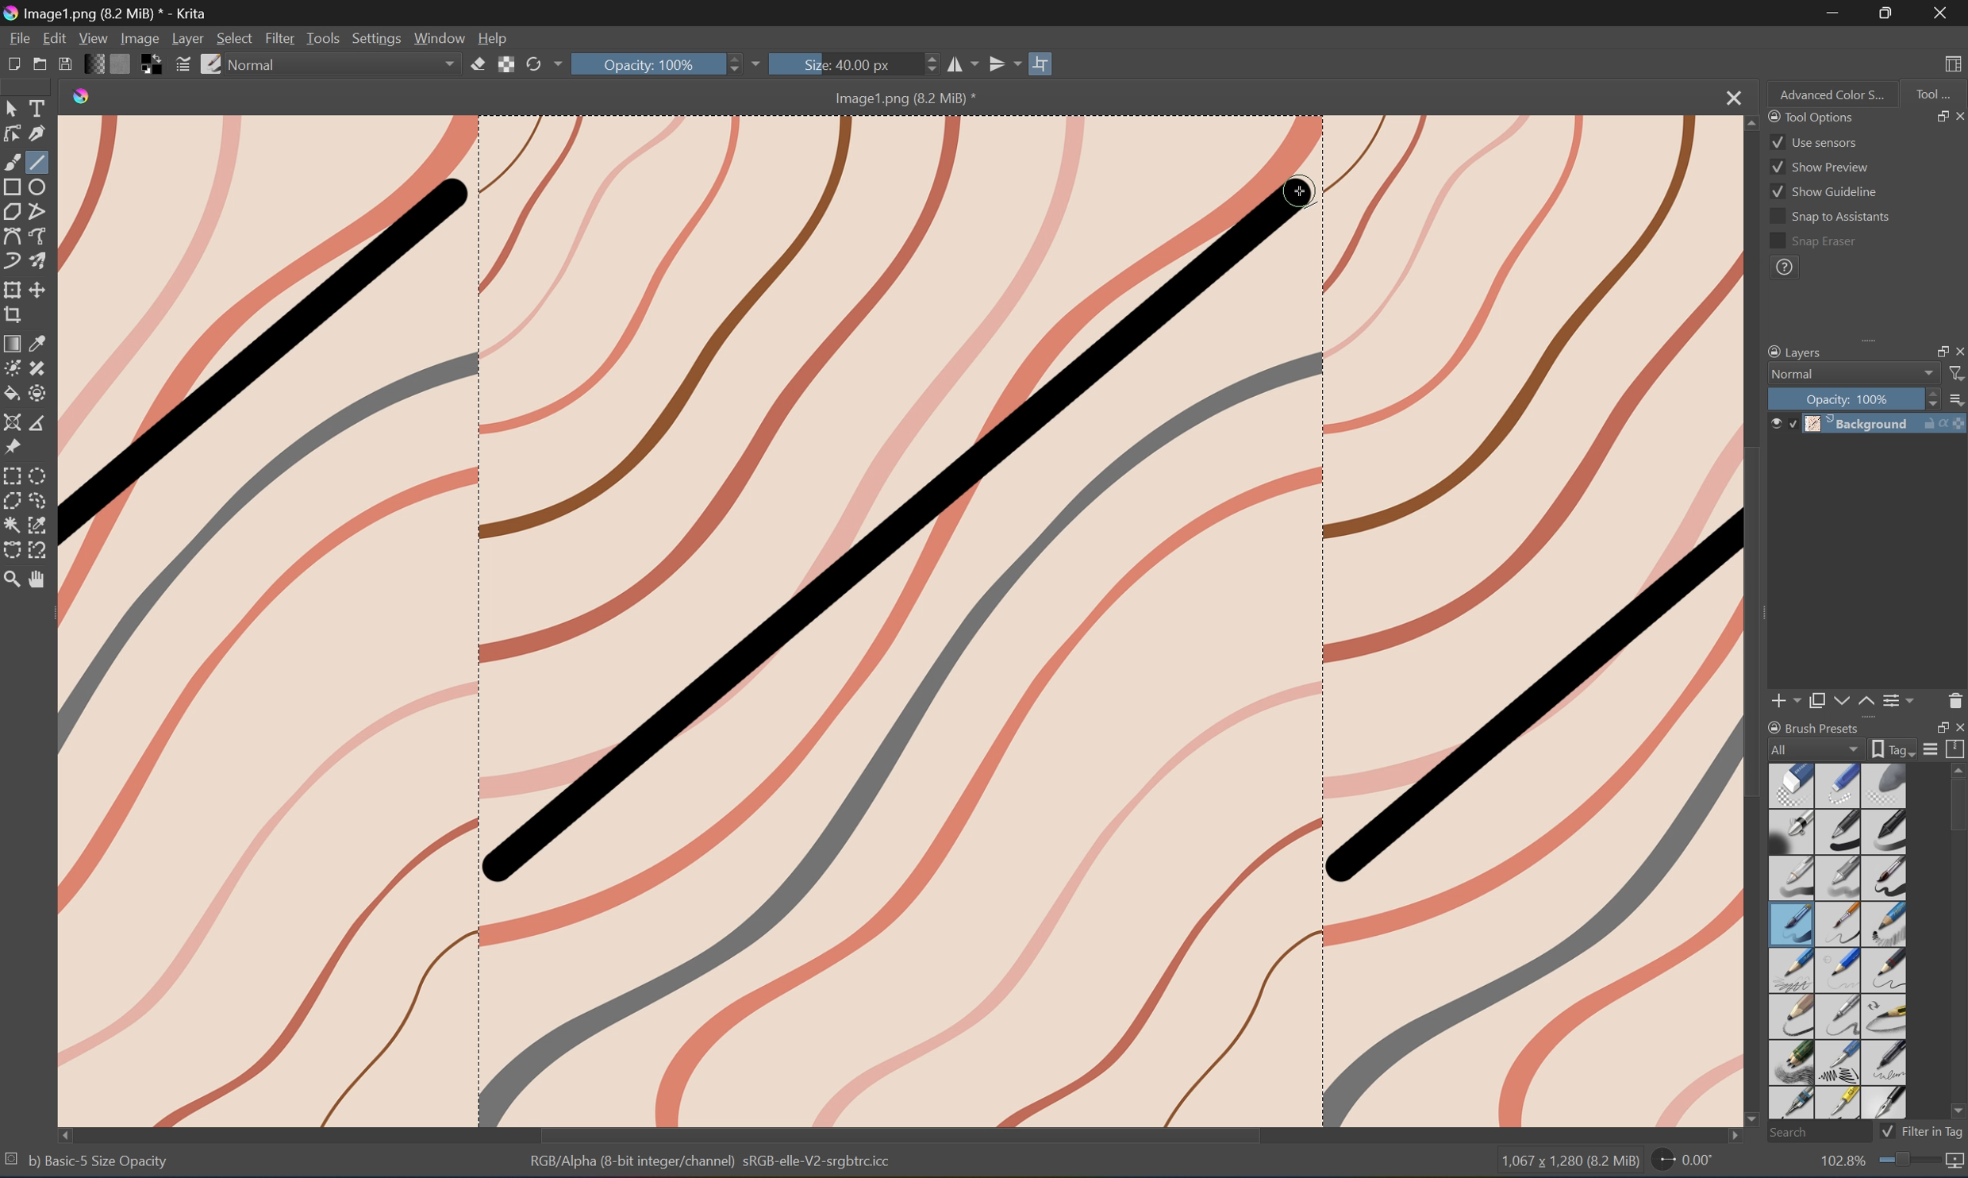  What do you see at coordinates (1901, 698) in the screenshot?
I see `View or change the layer properties` at bounding box center [1901, 698].